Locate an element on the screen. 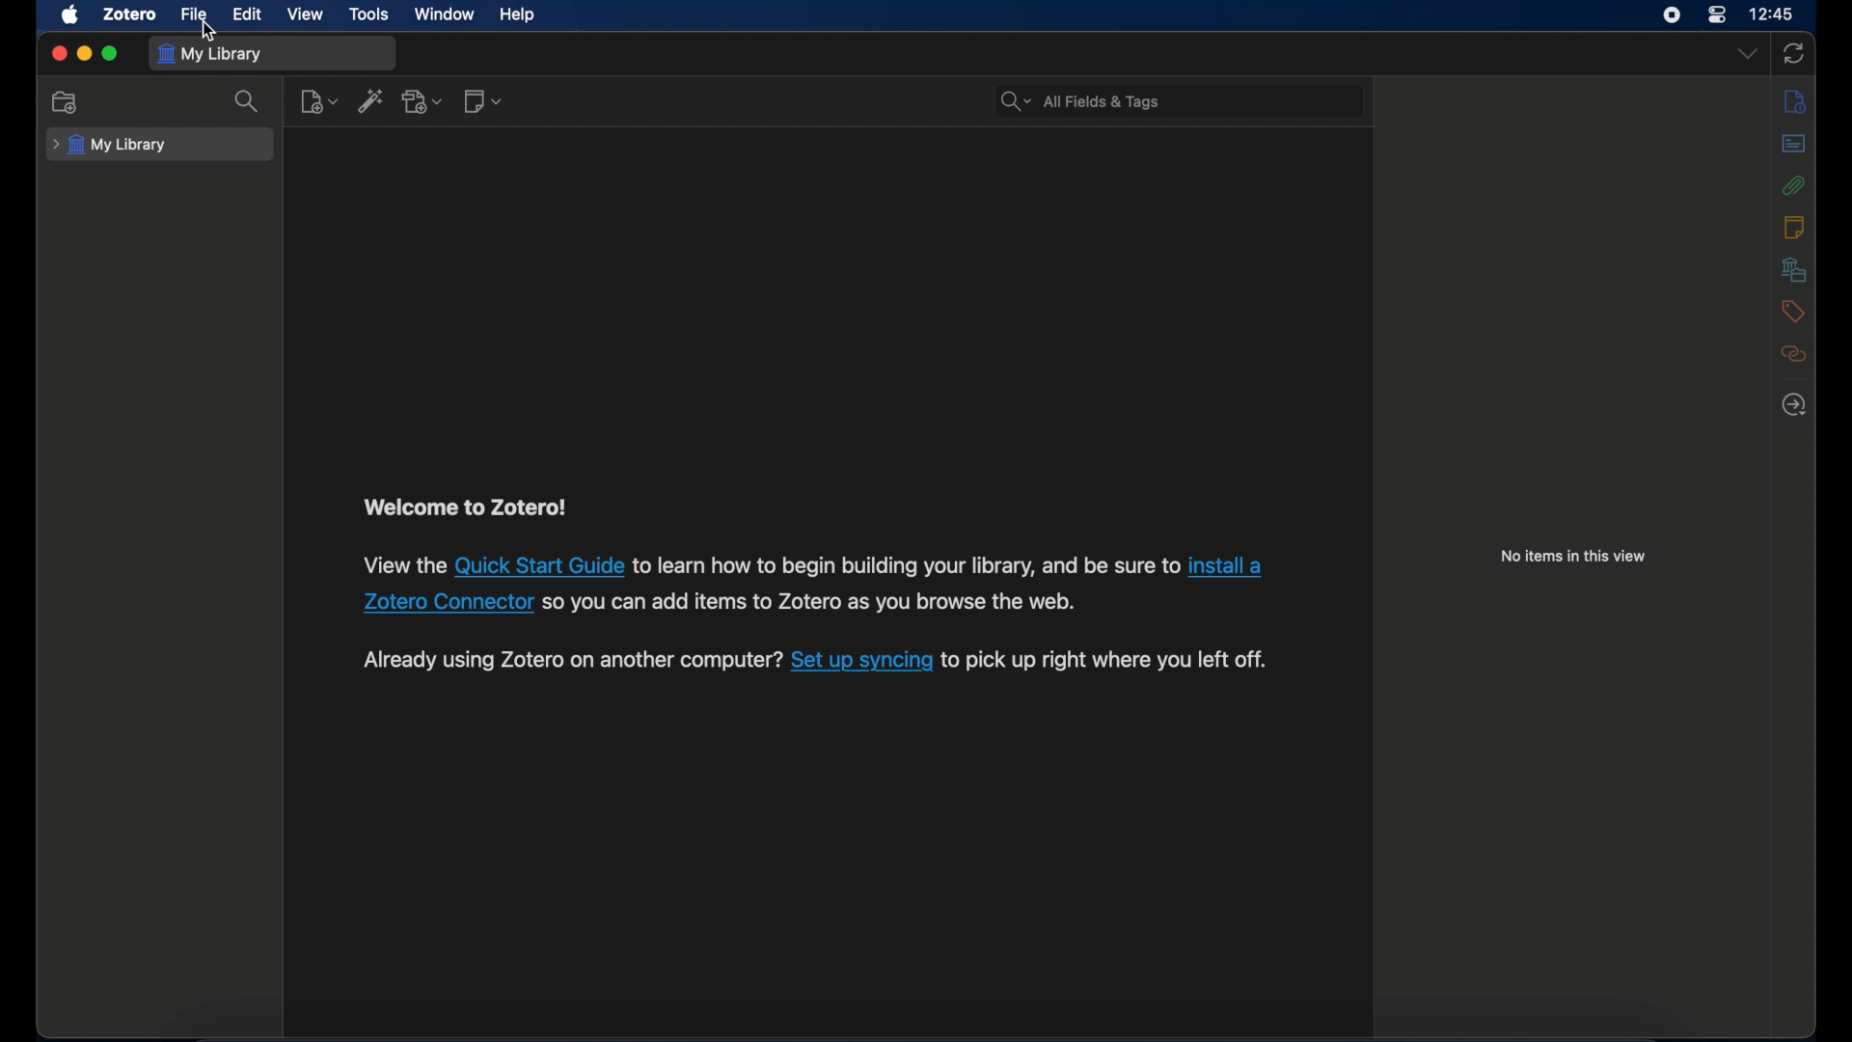  minimize is located at coordinates (85, 53).